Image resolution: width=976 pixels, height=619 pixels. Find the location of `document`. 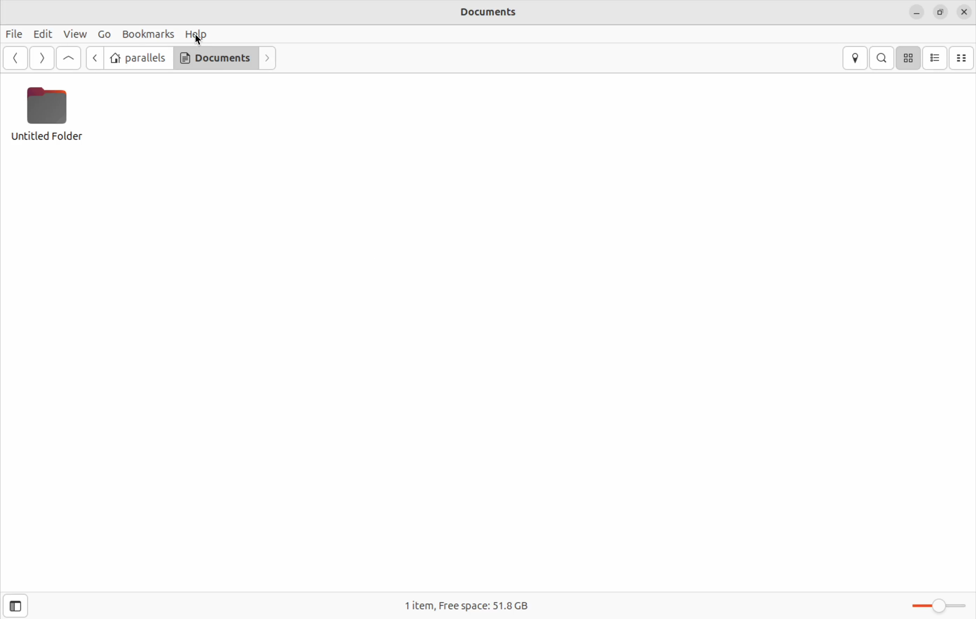

document is located at coordinates (486, 14).